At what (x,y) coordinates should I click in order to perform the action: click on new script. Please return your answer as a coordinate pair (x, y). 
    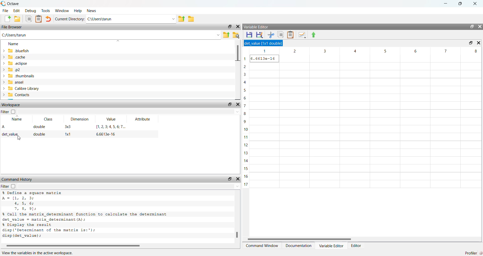
    Looking at the image, I should click on (8, 19).